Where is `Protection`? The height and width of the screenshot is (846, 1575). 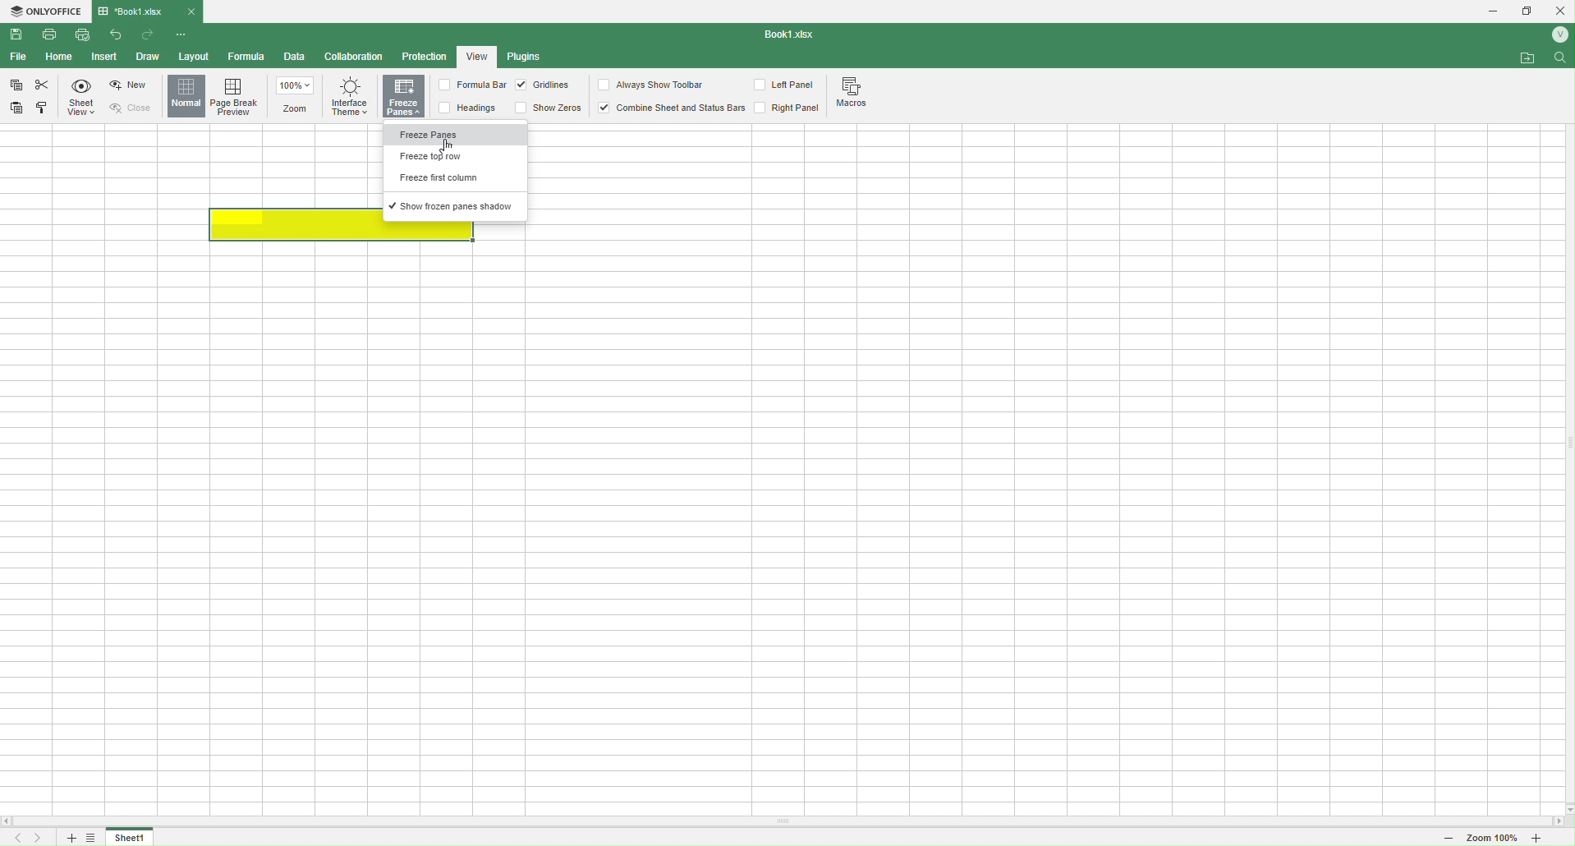 Protection is located at coordinates (424, 58).